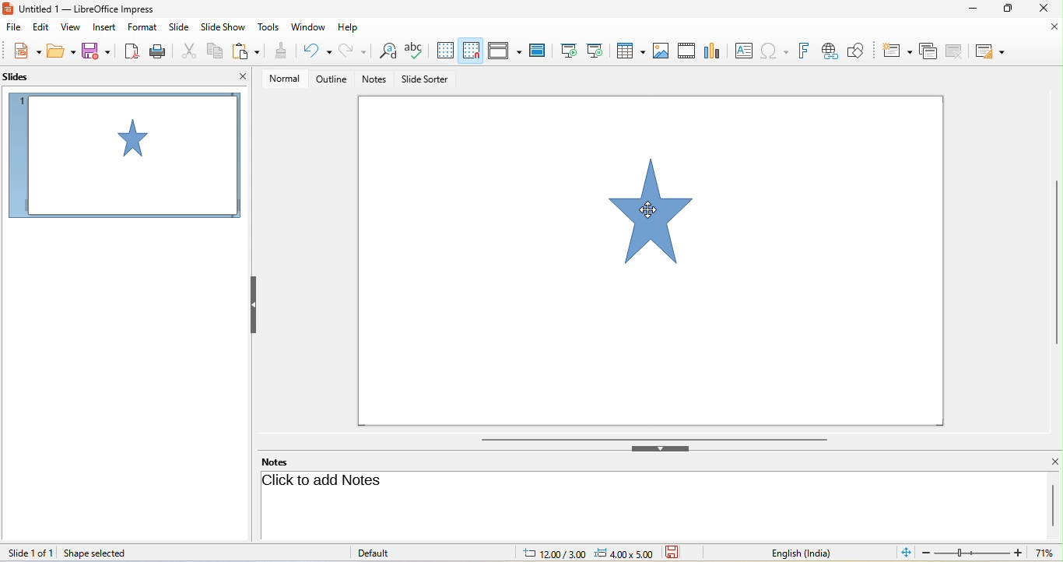 The height and width of the screenshot is (562, 1063). Describe the element at coordinates (68, 28) in the screenshot. I see `view` at that location.